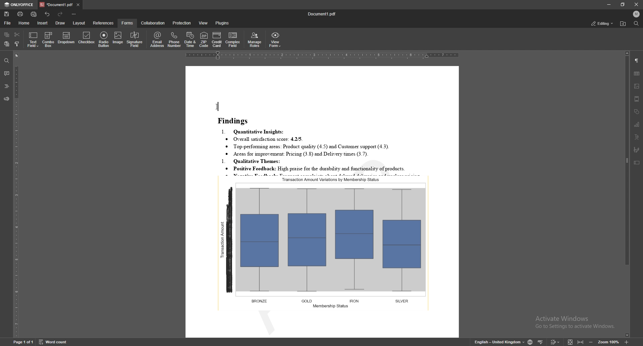 This screenshot has height=346, width=643. I want to click on save, so click(6, 14).